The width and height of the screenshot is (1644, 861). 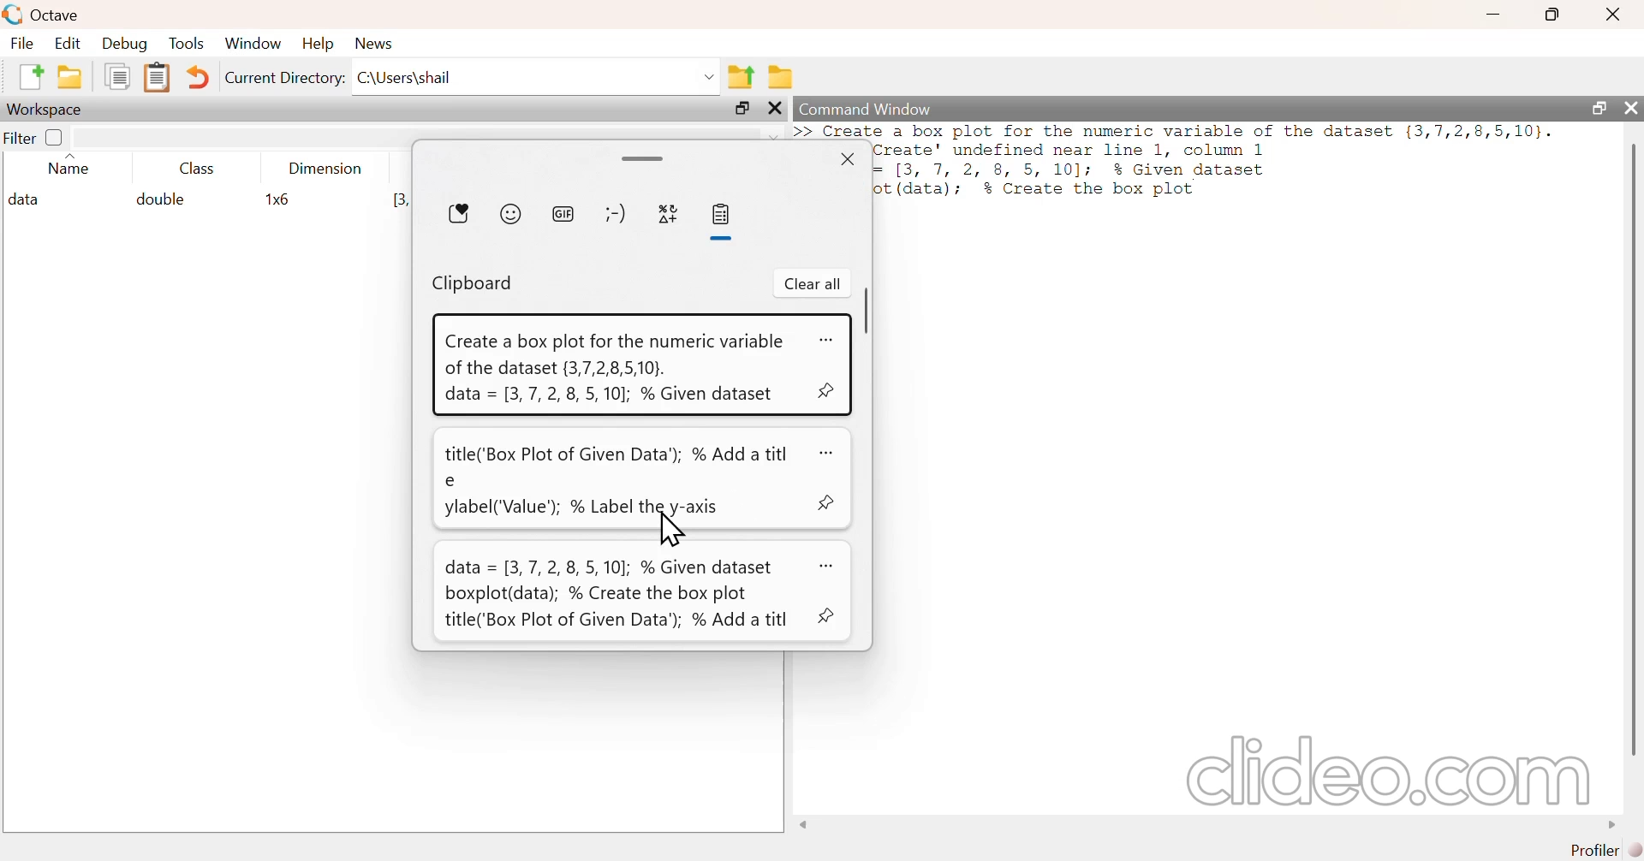 What do you see at coordinates (615, 352) in the screenshot?
I see `Create a box plot for the numeric variable
of the dataset {3,7,2,8,5,10}.` at bounding box center [615, 352].